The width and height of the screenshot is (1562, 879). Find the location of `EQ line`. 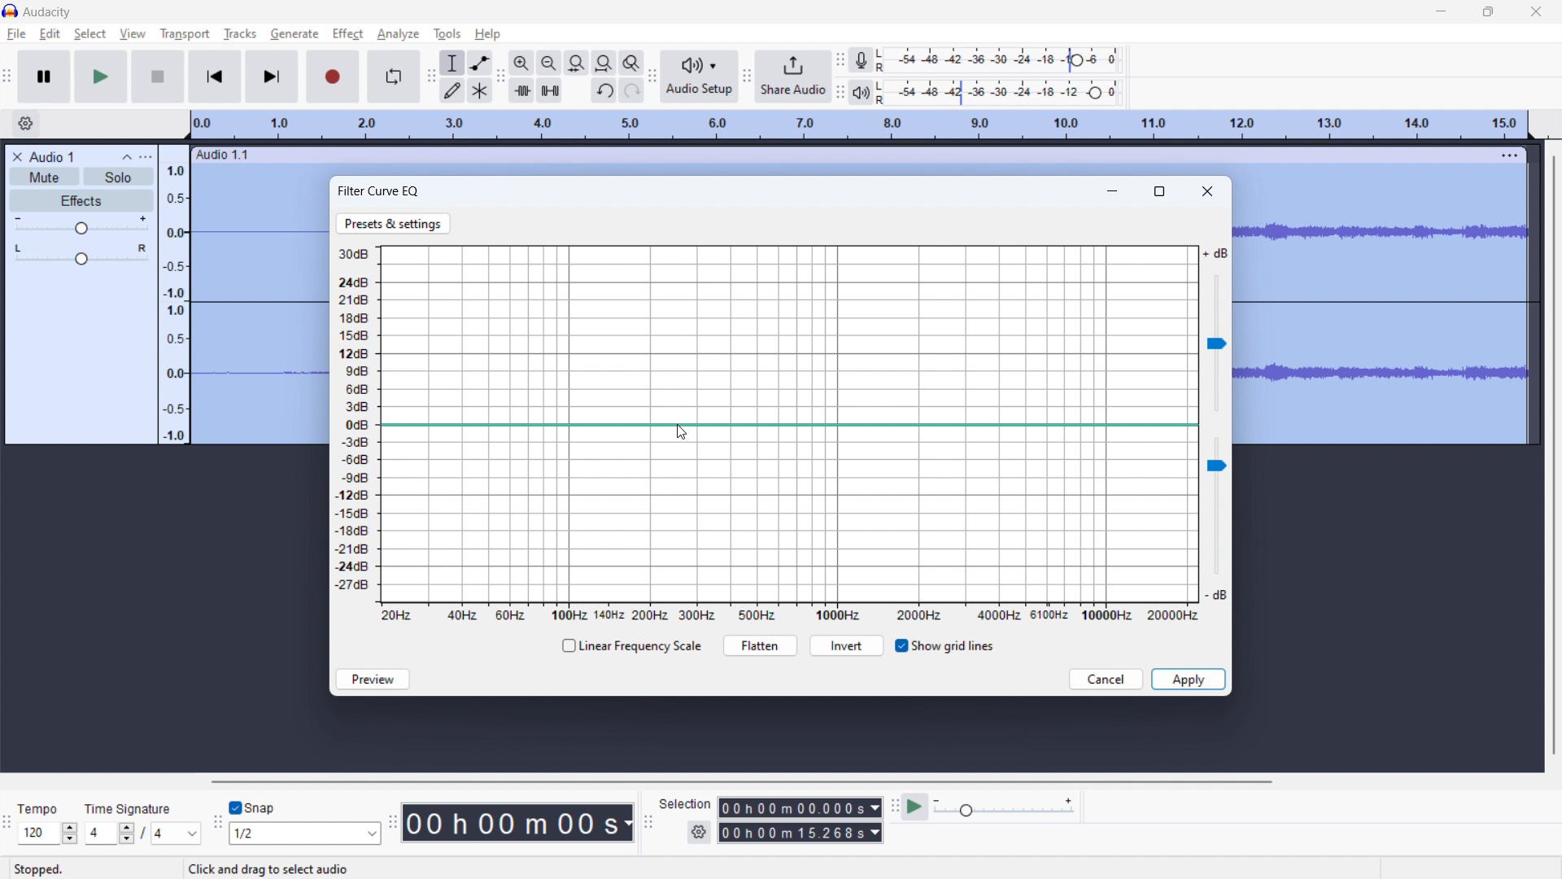

EQ line is located at coordinates (788, 425).